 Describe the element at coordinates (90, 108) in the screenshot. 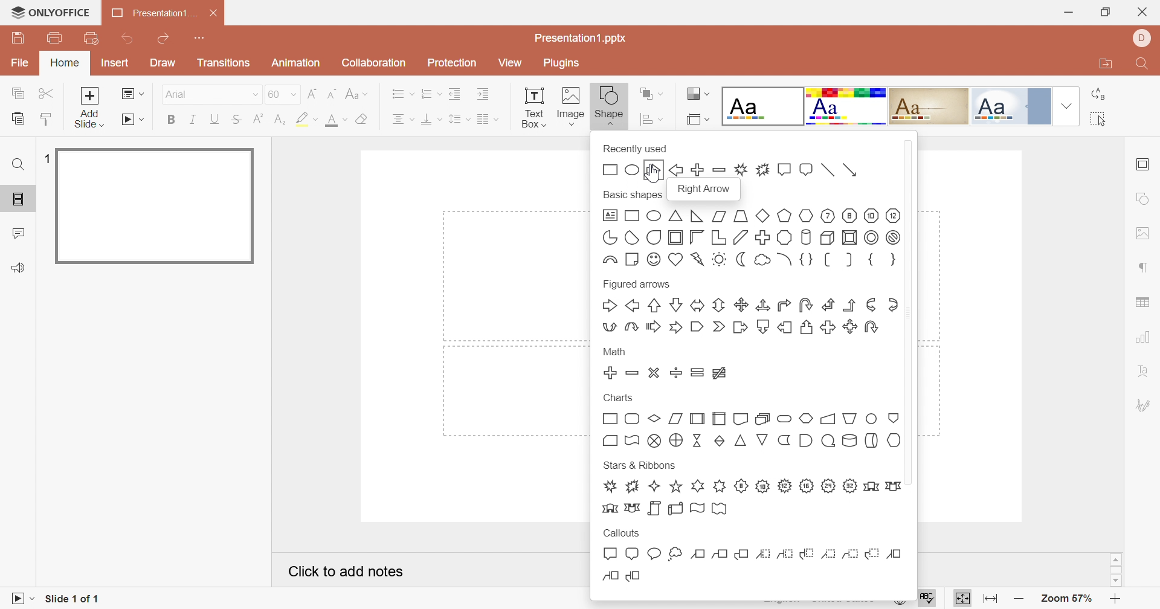

I see `Add slide` at that location.